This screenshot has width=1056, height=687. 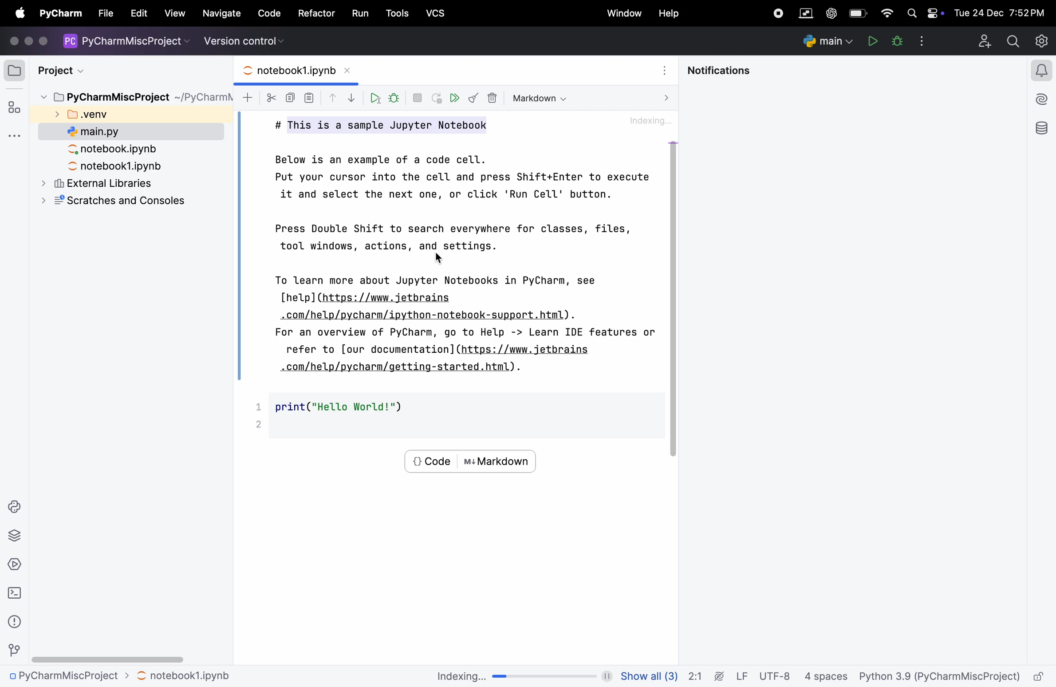 I want to click on folder, so click(x=15, y=70).